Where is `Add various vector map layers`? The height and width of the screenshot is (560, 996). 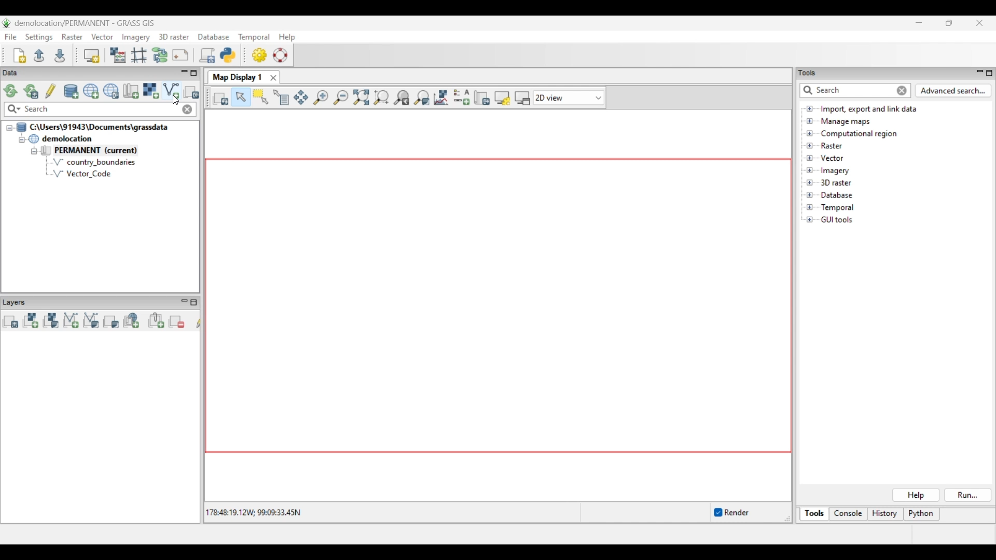 Add various vector map layers is located at coordinates (90, 320).